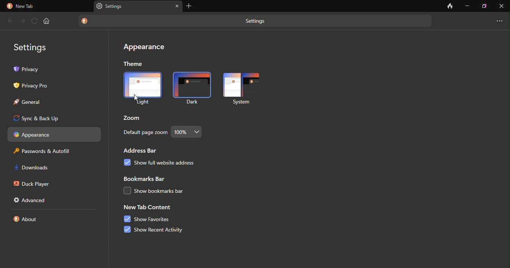 The height and width of the screenshot is (268, 510). What do you see at coordinates (116, 6) in the screenshot?
I see `tab name- settings` at bounding box center [116, 6].